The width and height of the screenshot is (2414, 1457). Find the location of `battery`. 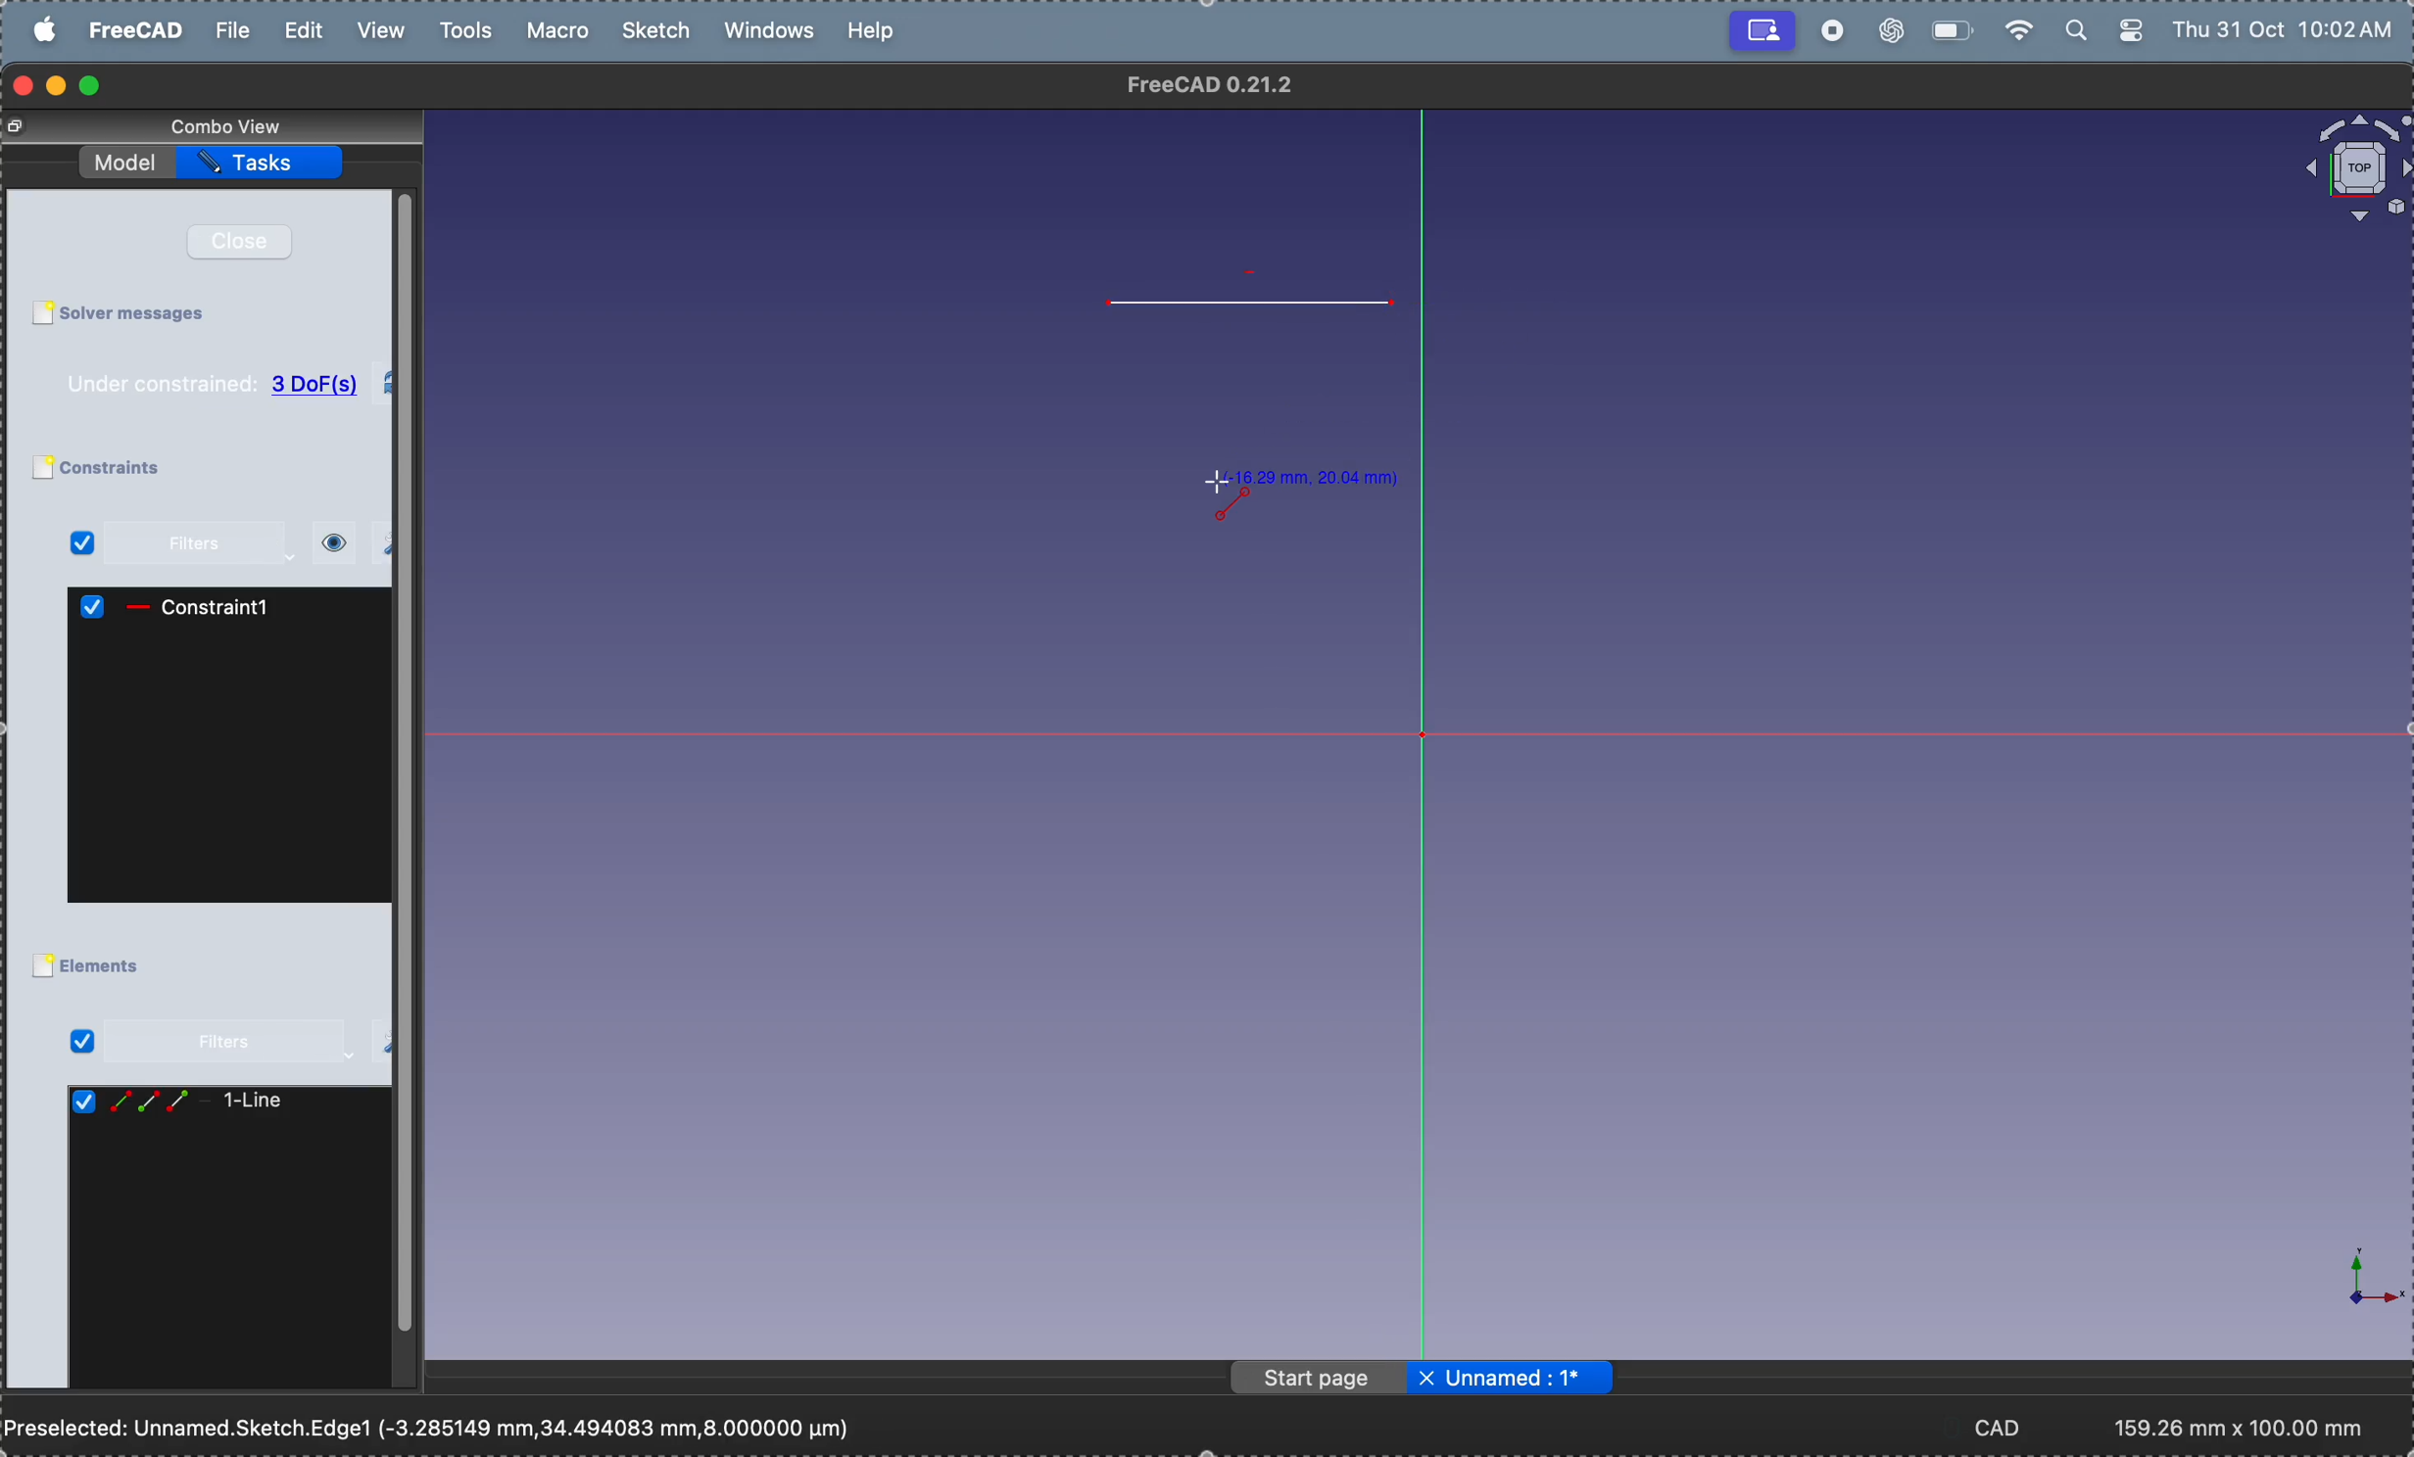

battery is located at coordinates (1949, 27).